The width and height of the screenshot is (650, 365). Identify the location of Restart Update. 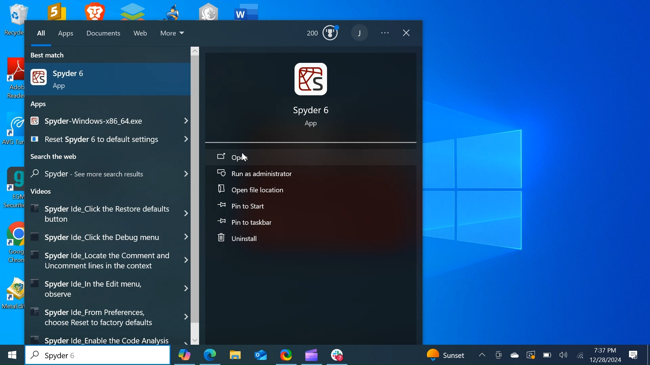
(530, 355).